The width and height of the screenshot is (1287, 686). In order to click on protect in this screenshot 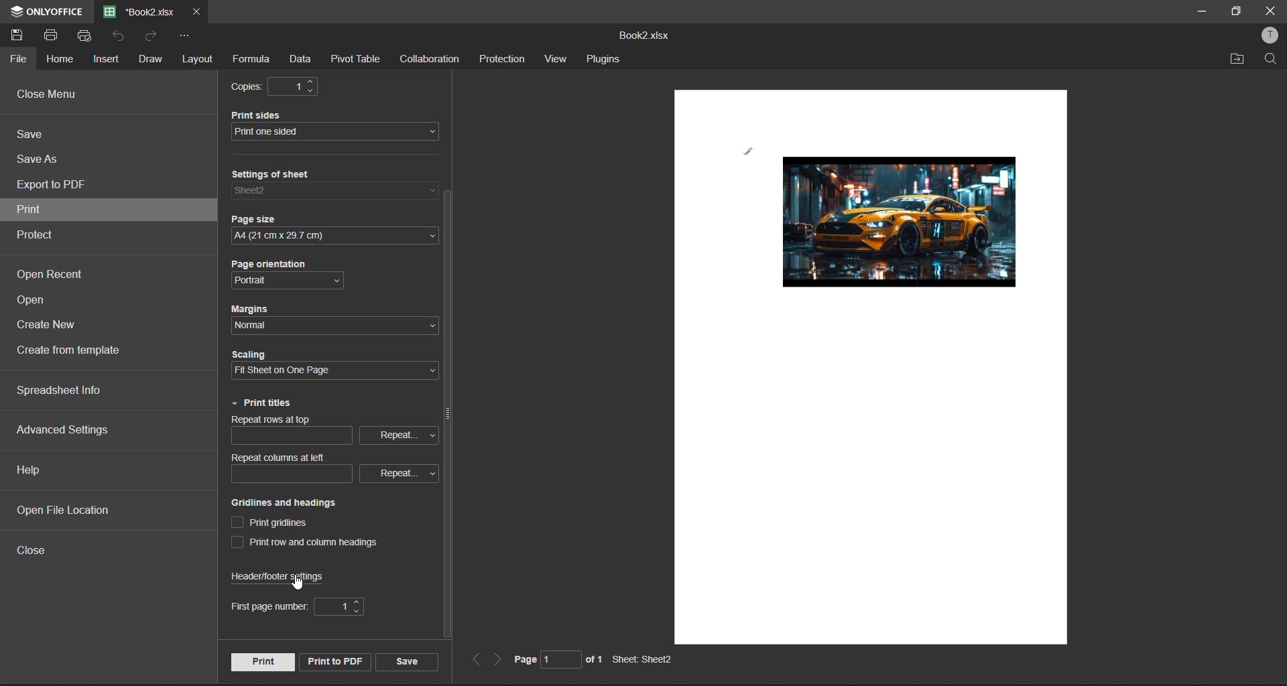, I will do `click(44, 236)`.